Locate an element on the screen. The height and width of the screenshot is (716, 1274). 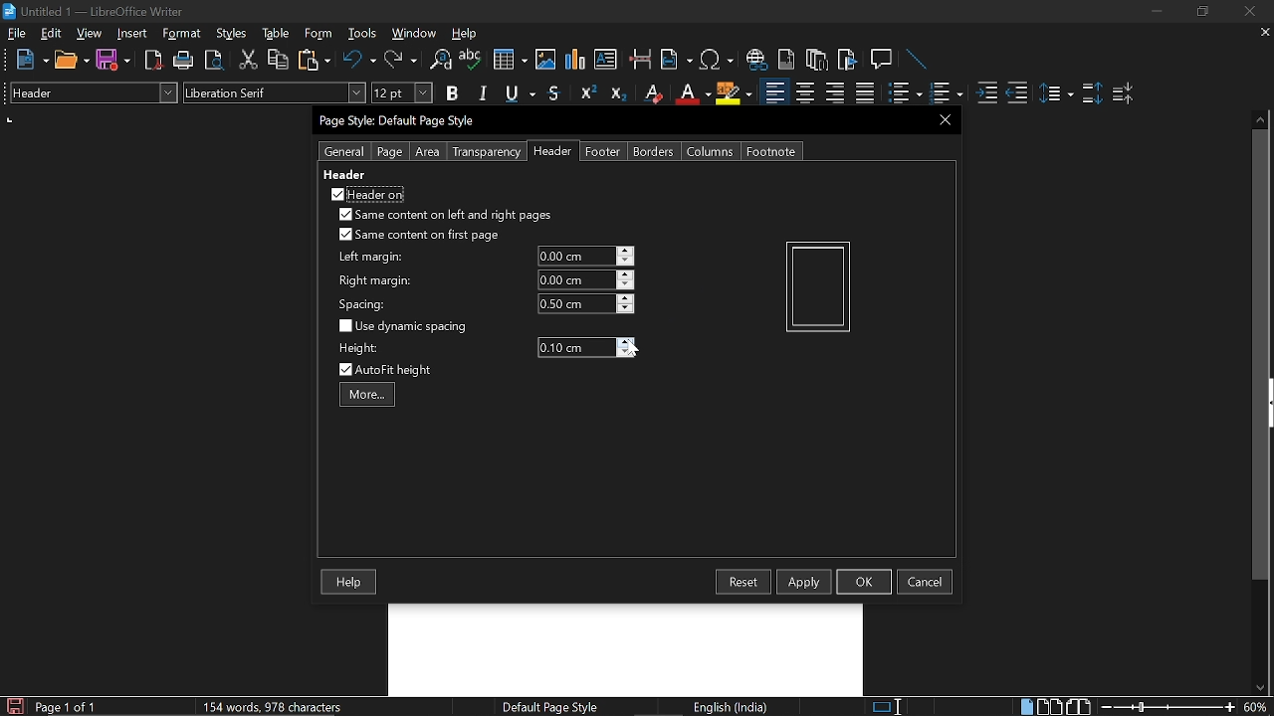
Strike through is located at coordinates (554, 92).